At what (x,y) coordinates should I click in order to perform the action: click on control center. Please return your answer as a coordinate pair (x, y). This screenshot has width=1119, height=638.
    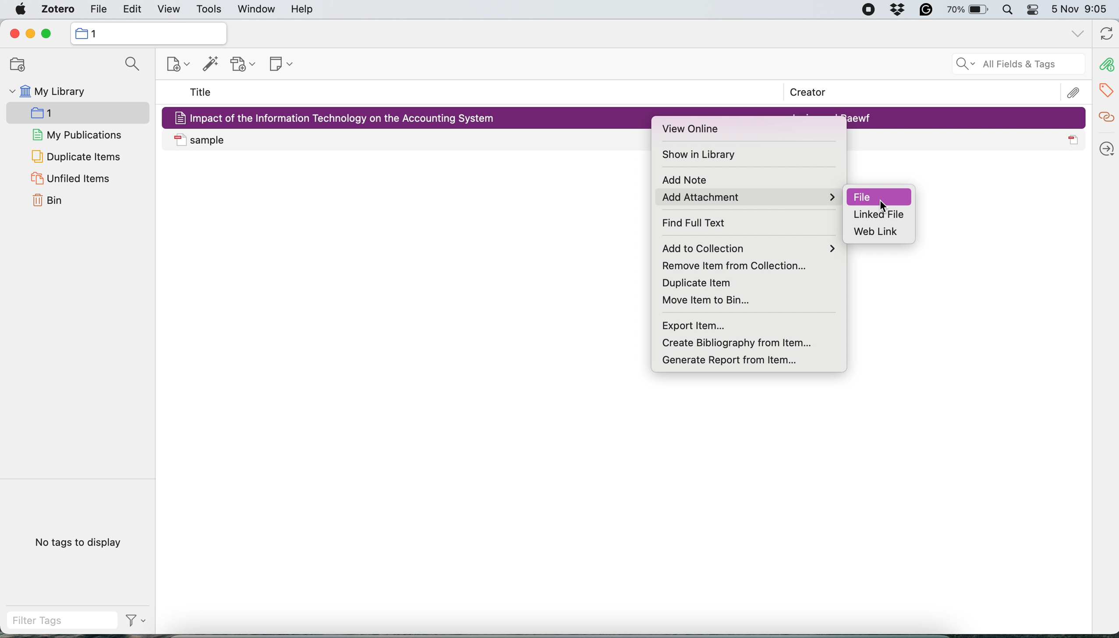
    Looking at the image, I should click on (1033, 11).